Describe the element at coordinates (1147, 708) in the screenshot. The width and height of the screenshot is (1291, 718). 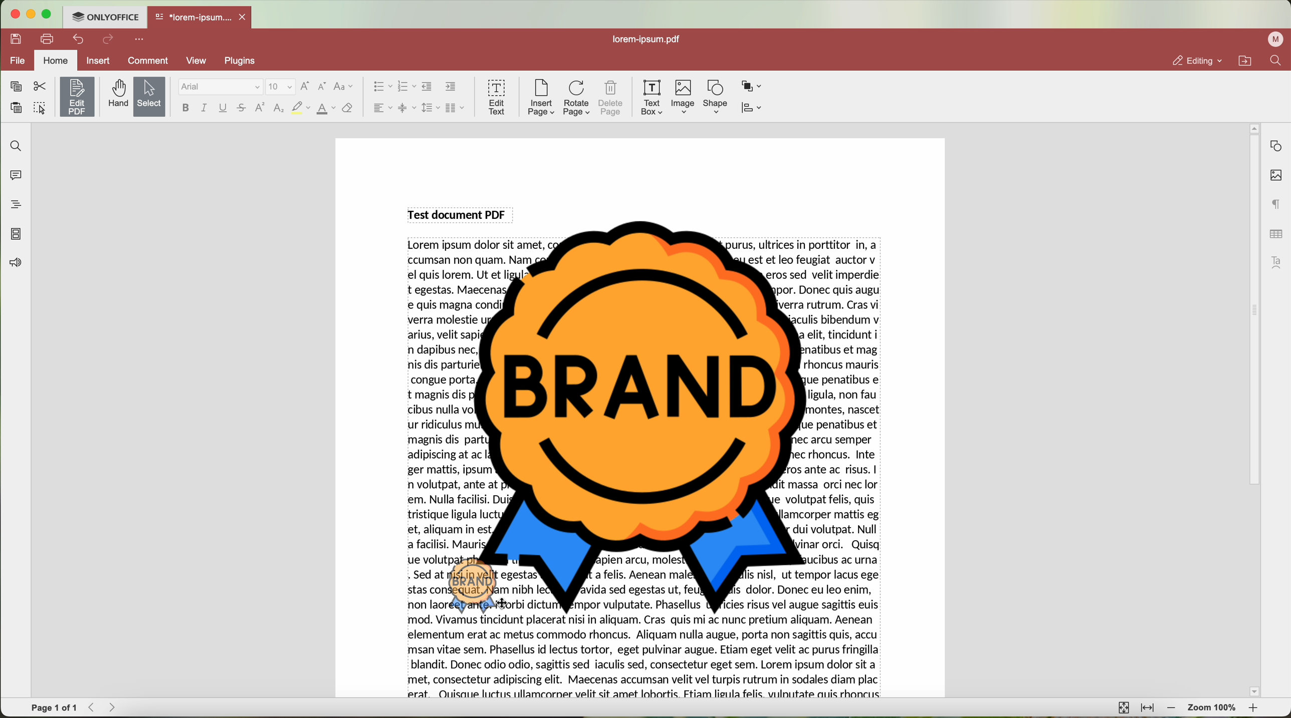
I see `fit to width` at that location.